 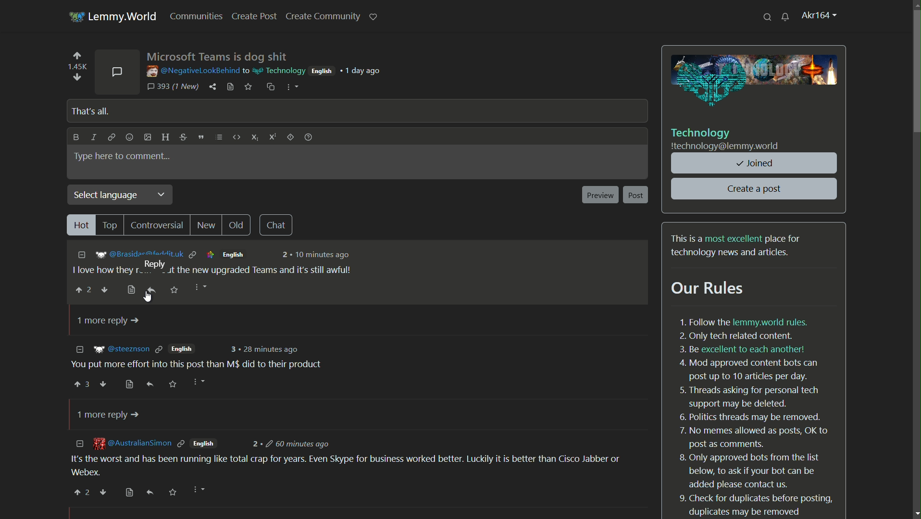 I want to click on downvote, so click(x=103, y=492).